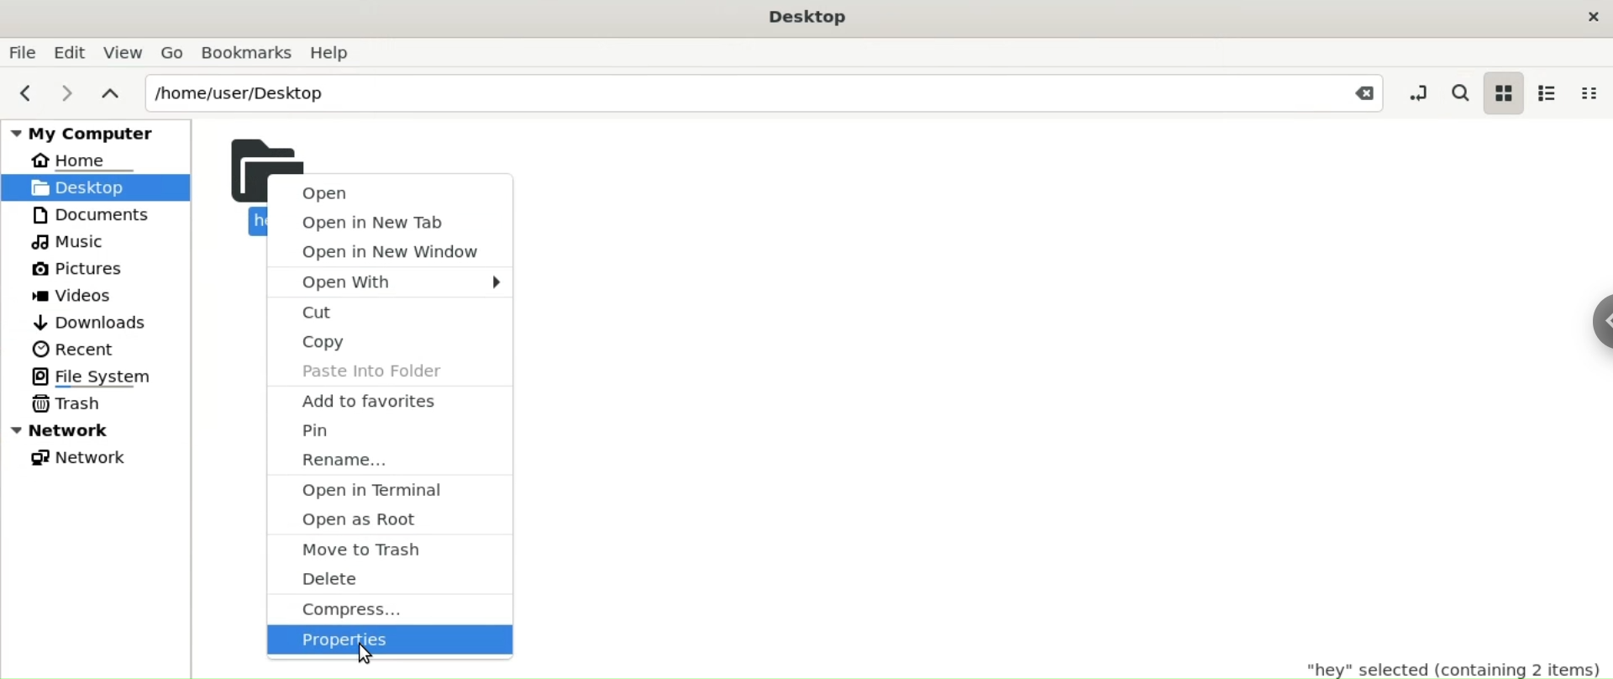  What do you see at coordinates (67, 404) in the screenshot?
I see `Trash` at bounding box center [67, 404].